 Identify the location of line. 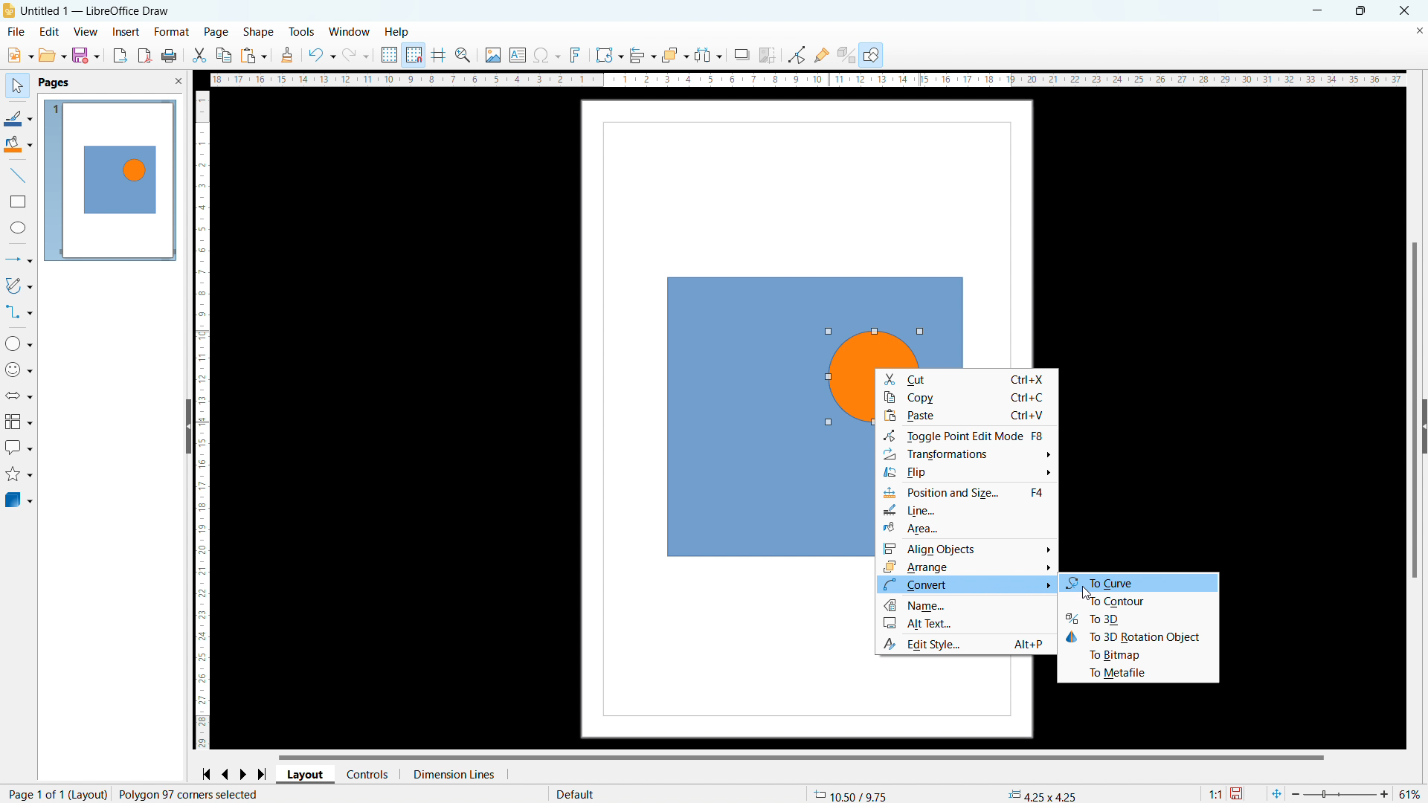
(917, 509).